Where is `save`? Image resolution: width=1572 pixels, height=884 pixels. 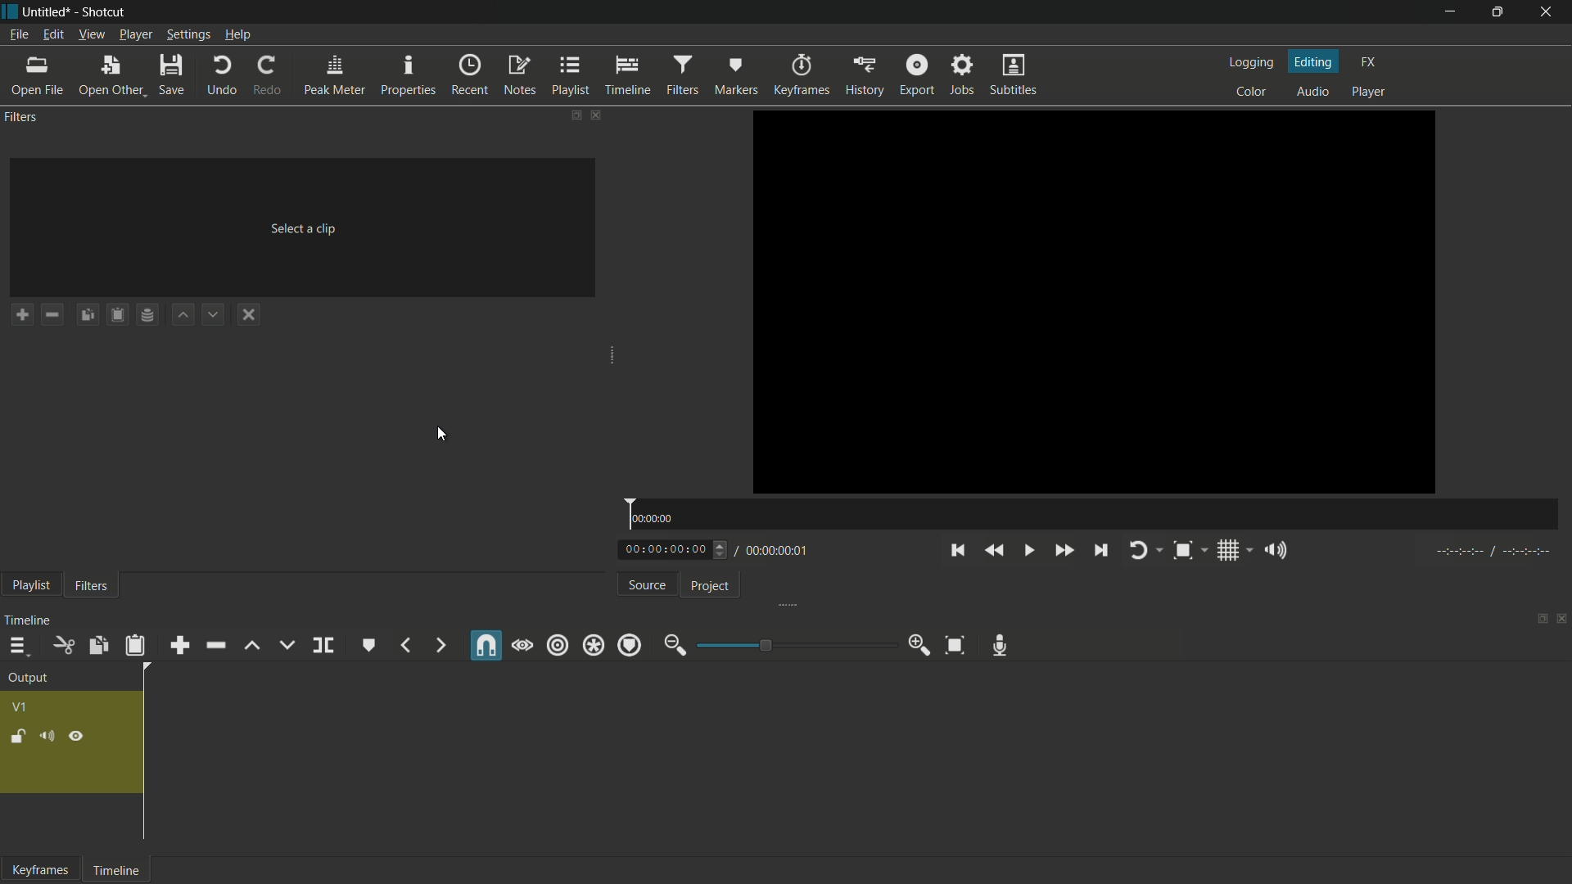
save is located at coordinates (169, 73).